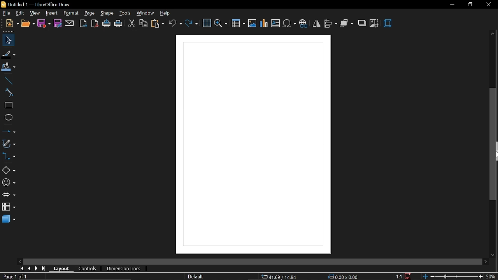  What do you see at coordinates (495, 152) in the screenshot?
I see `cursor` at bounding box center [495, 152].